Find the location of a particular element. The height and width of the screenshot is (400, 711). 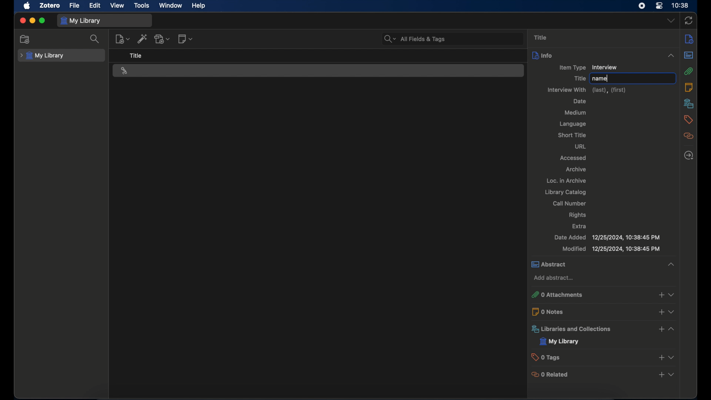

view is located at coordinates (671, 357).